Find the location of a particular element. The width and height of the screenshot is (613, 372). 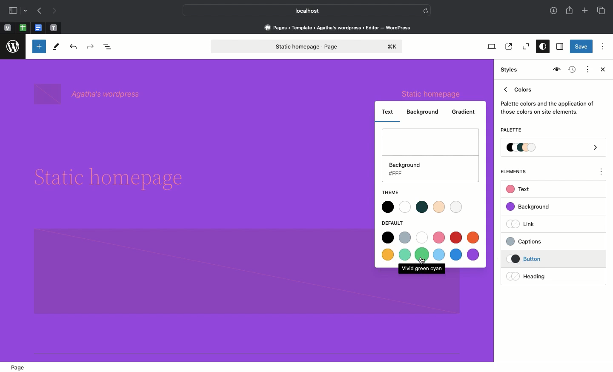

Share is located at coordinates (570, 10).